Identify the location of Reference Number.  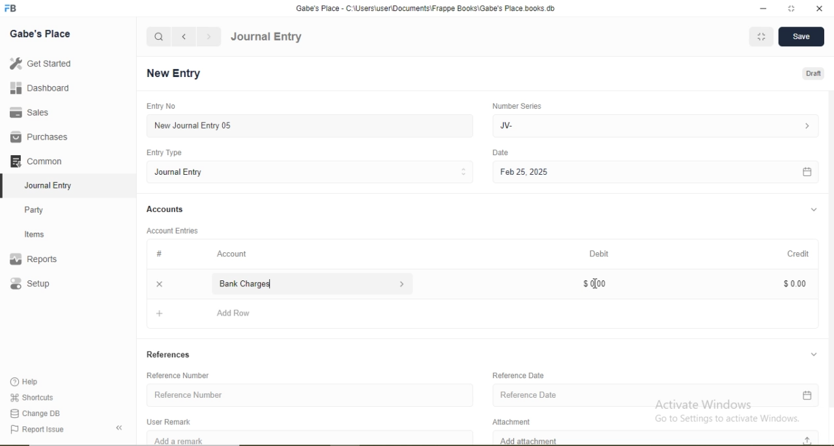
(310, 393).